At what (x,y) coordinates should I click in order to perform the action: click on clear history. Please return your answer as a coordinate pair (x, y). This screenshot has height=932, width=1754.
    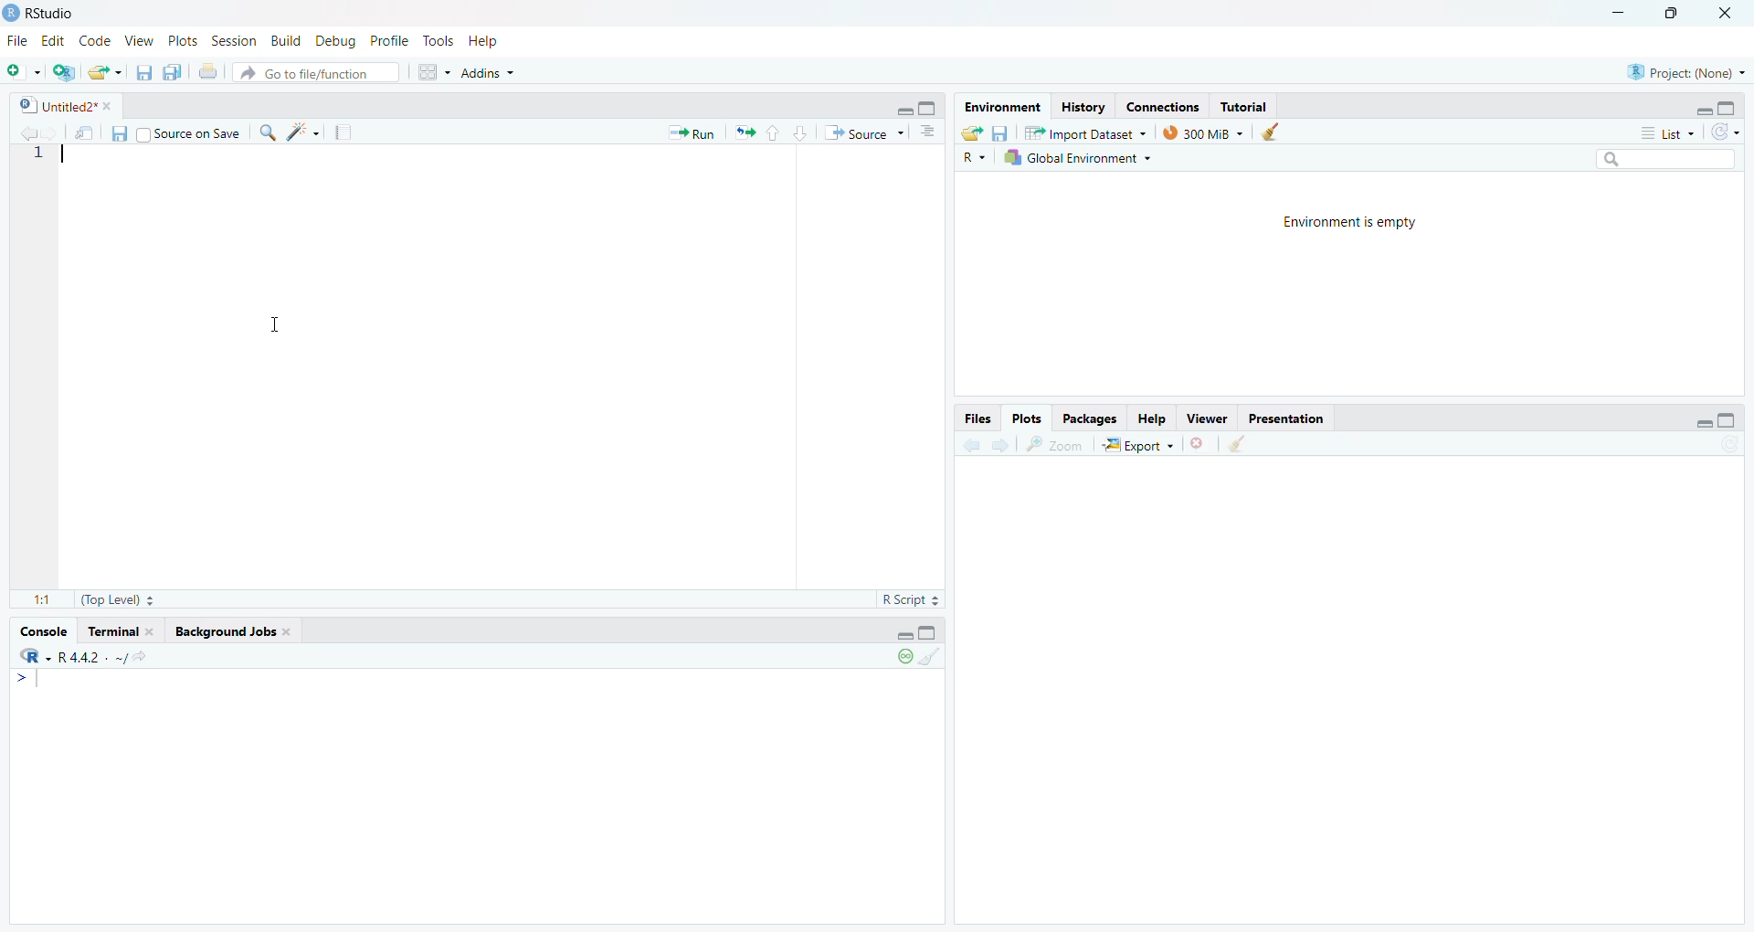
    Looking at the image, I should click on (1279, 132).